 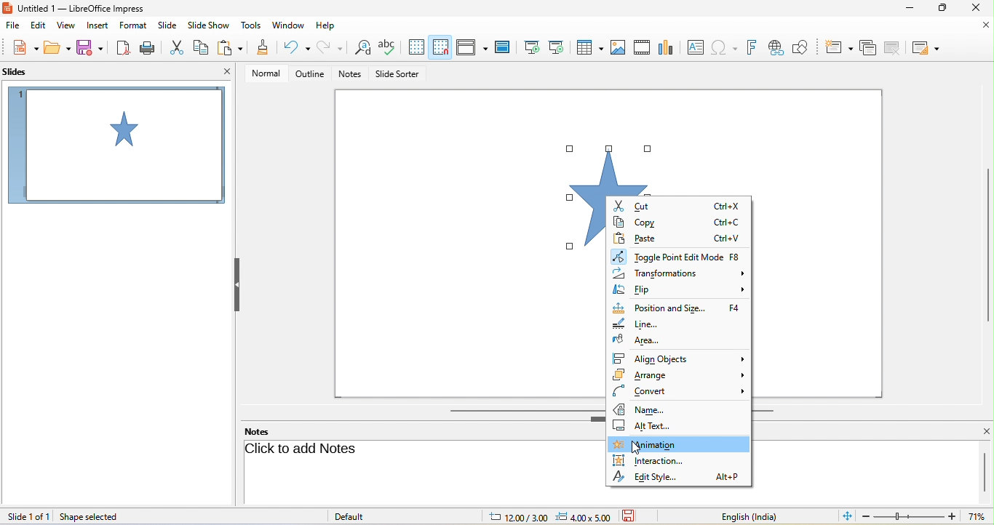 What do you see at coordinates (13, 26) in the screenshot?
I see `file` at bounding box center [13, 26].